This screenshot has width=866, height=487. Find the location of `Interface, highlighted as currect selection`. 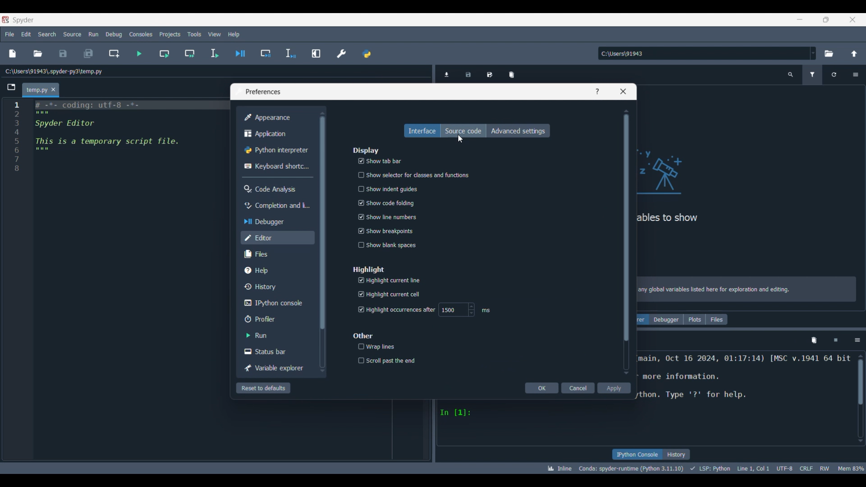

Interface, highlighted as currect selection is located at coordinates (422, 130).